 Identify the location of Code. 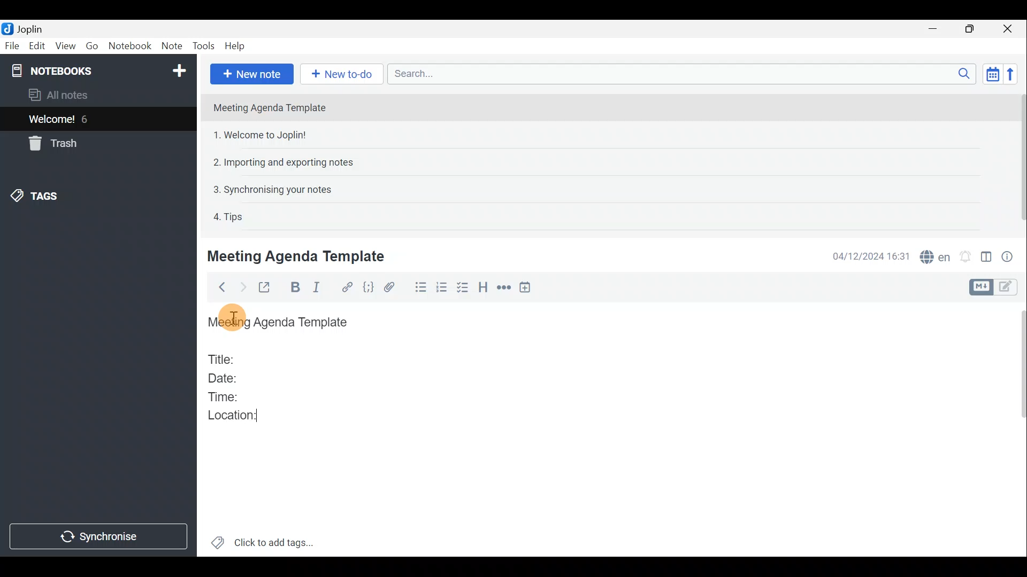
(368, 289).